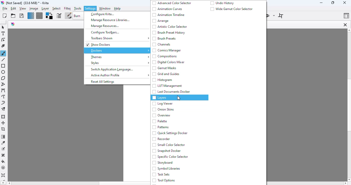 The height and width of the screenshot is (185, 351). What do you see at coordinates (4, 149) in the screenshot?
I see `colorize mask tool` at bounding box center [4, 149].